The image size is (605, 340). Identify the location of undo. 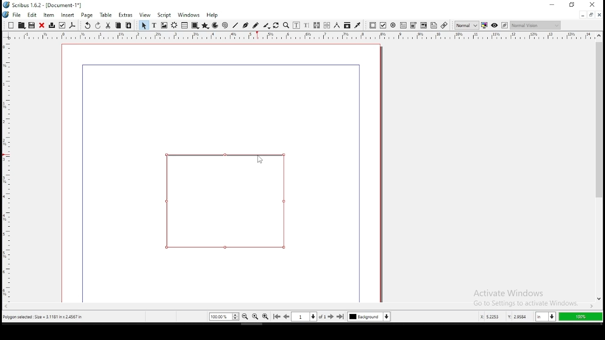
(87, 25).